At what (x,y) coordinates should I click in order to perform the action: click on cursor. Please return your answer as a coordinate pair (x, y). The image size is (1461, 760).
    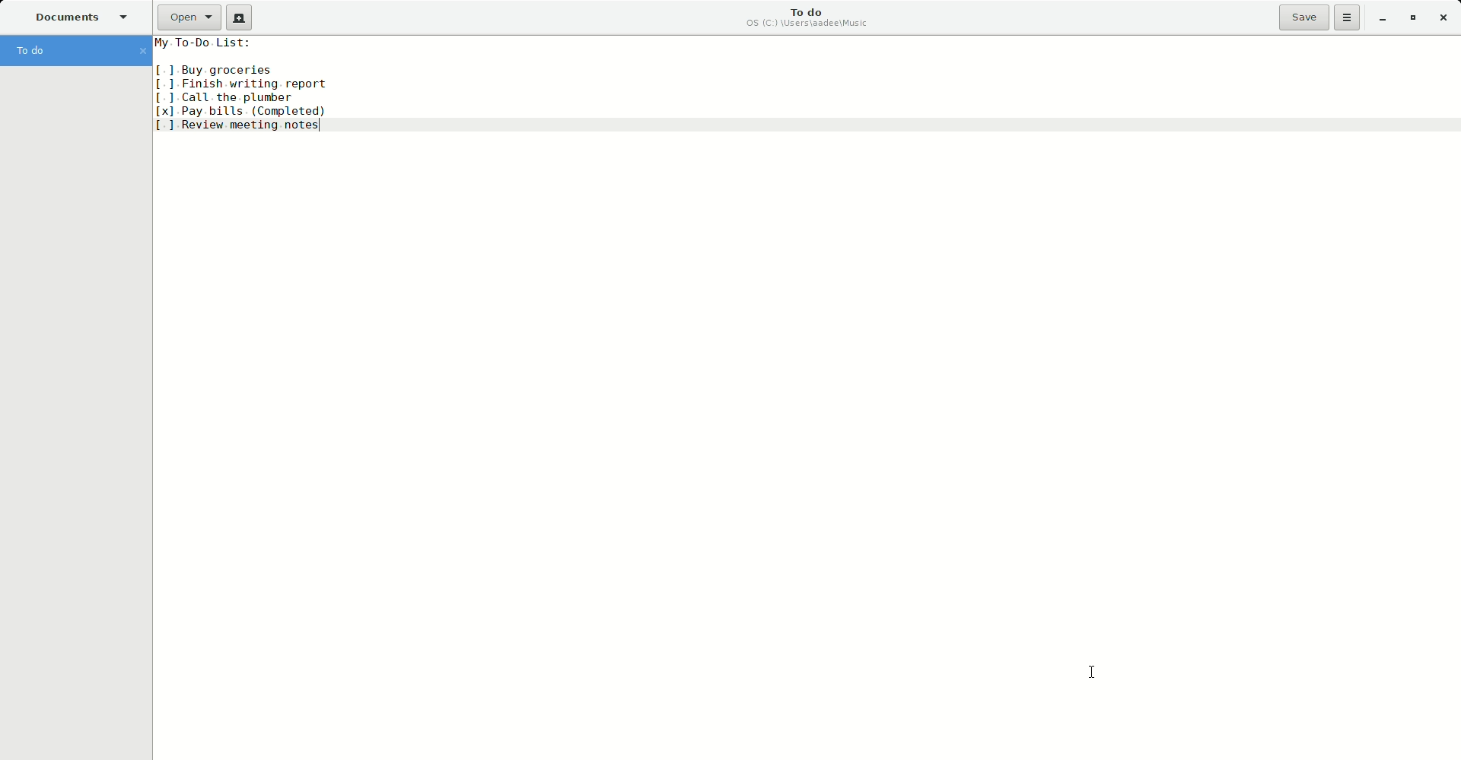
    Looking at the image, I should click on (1087, 673).